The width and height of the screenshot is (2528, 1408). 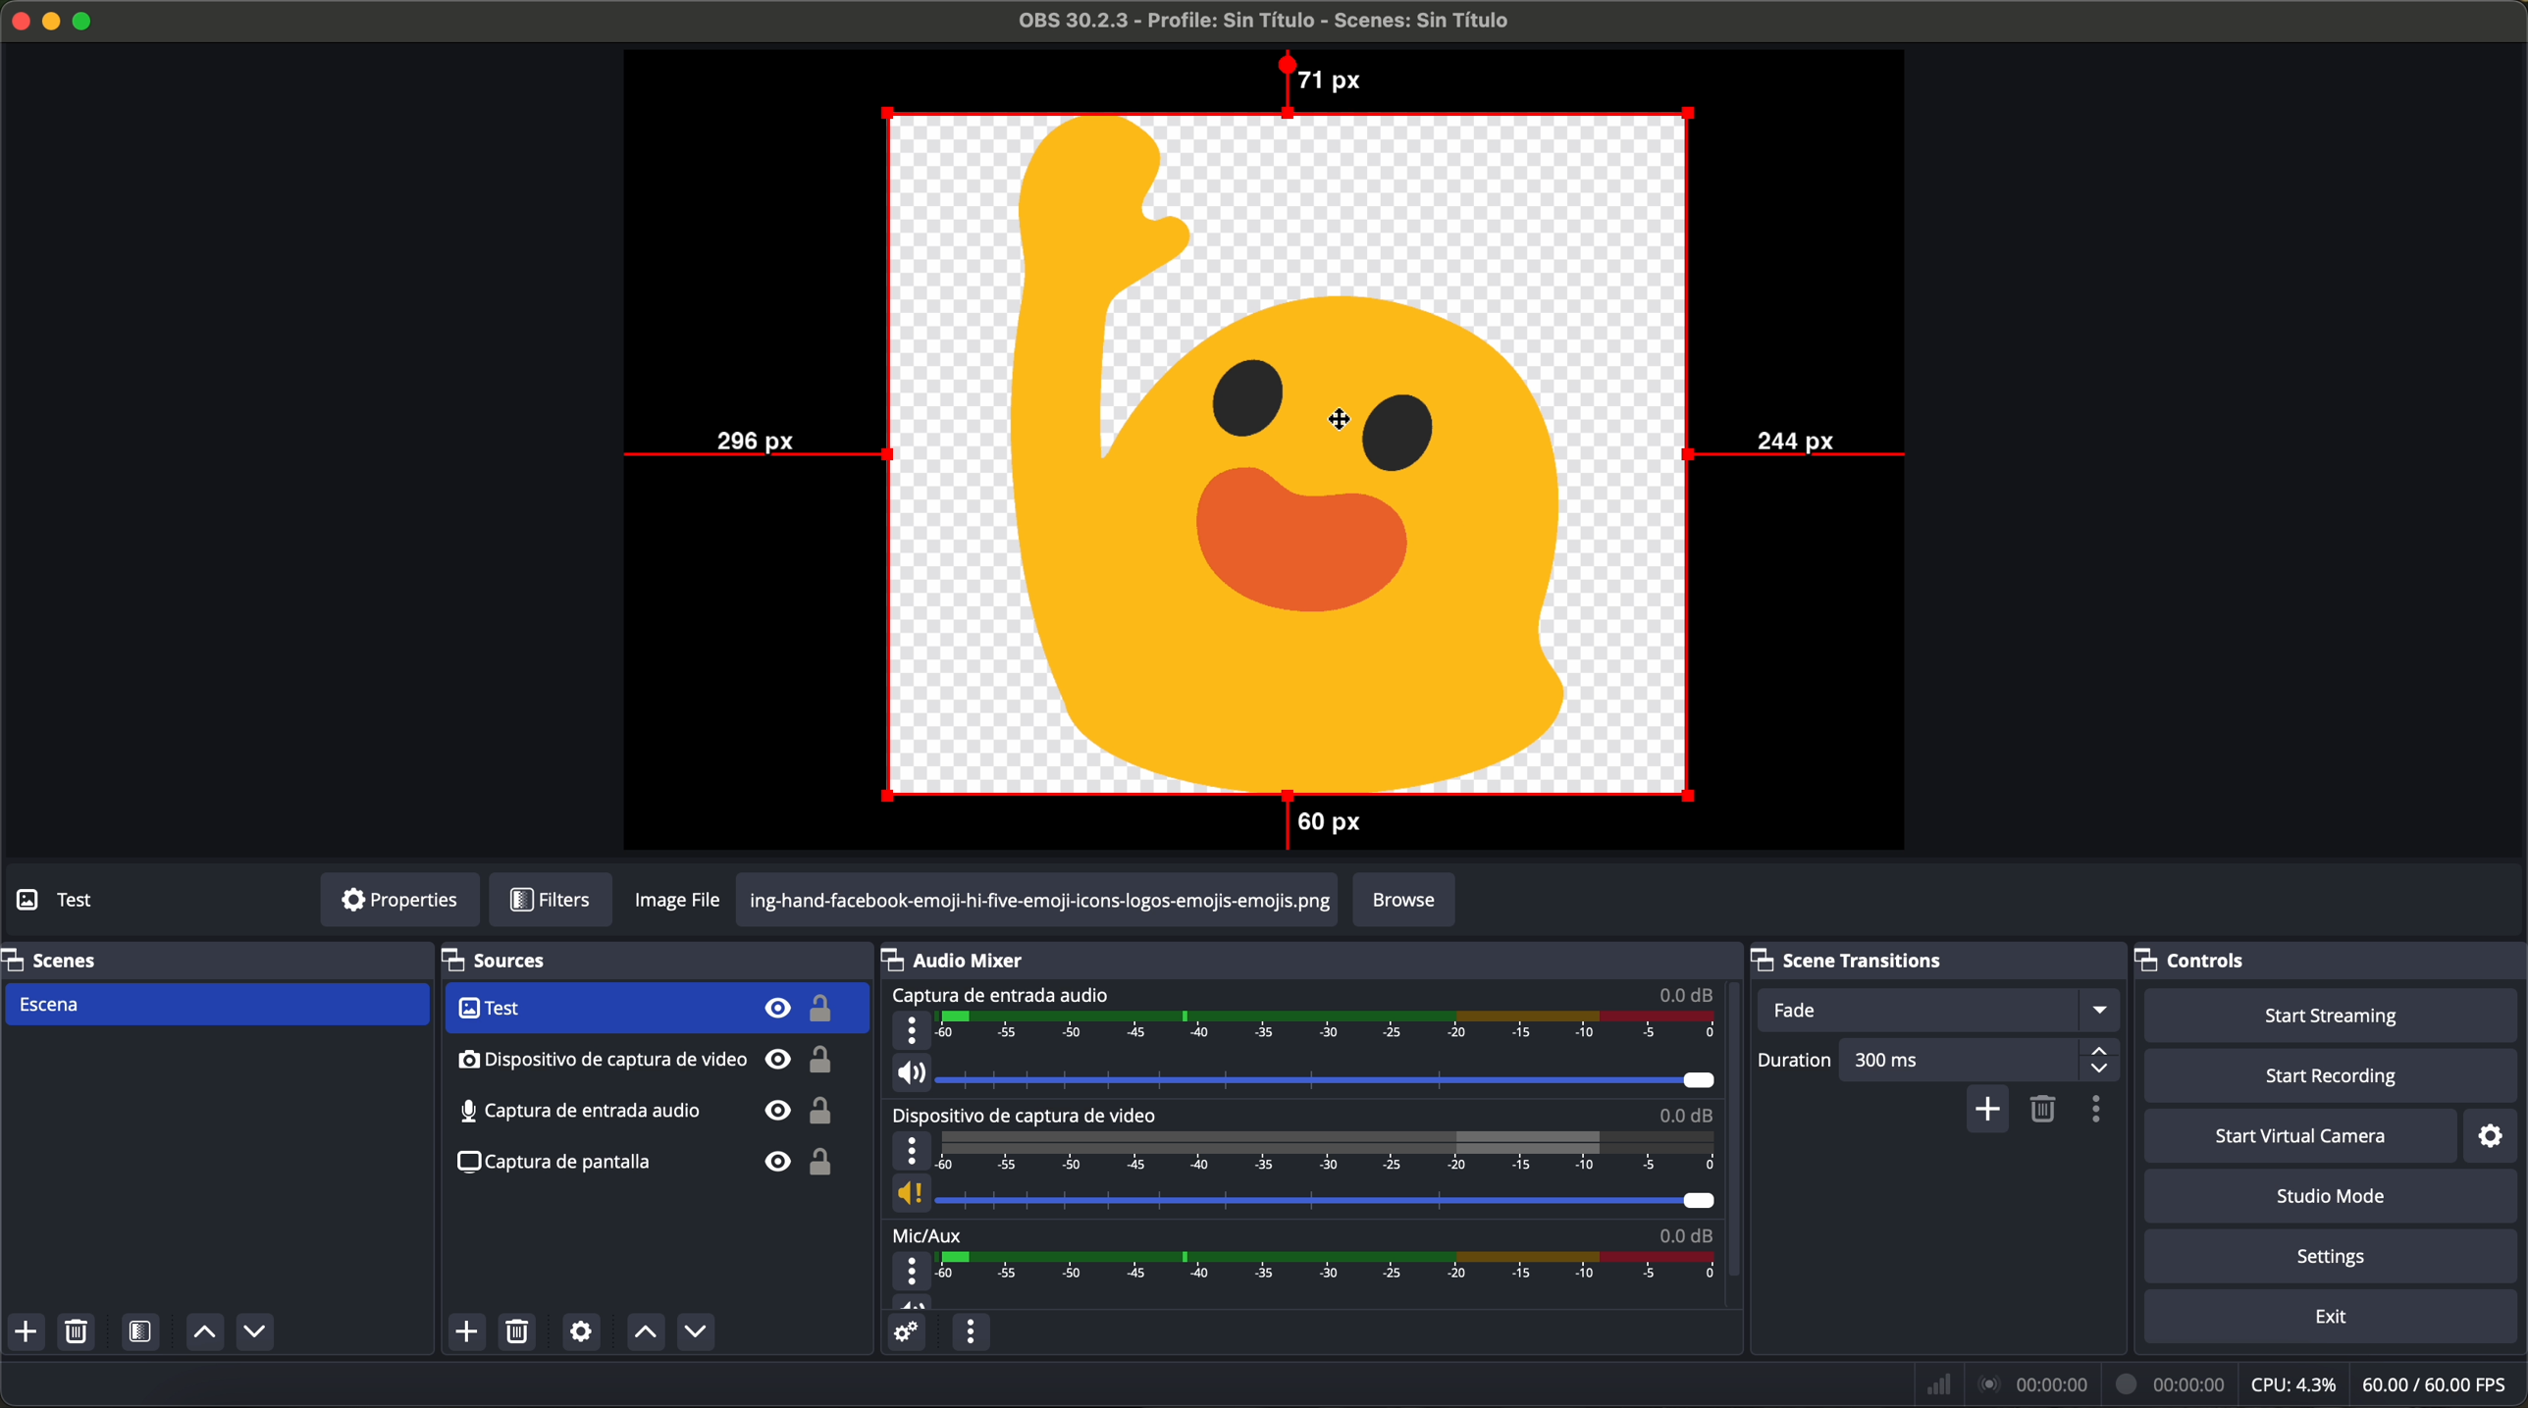 What do you see at coordinates (928, 1233) in the screenshot?
I see `mic/aux` at bounding box center [928, 1233].